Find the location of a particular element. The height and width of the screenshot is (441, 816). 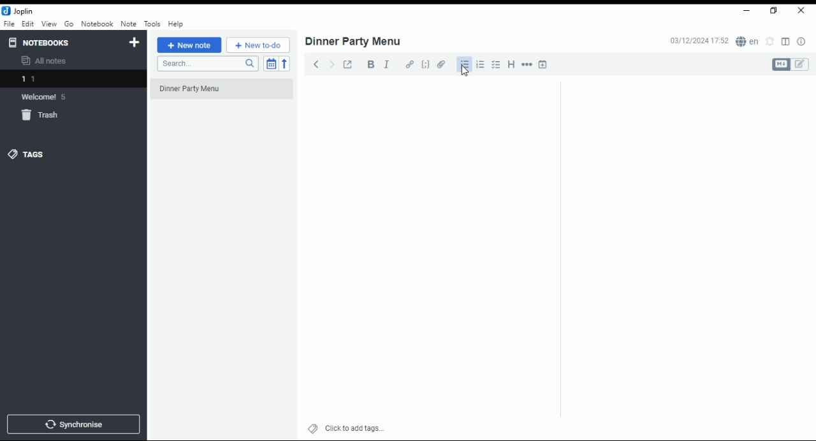

chekbox list is located at coordinates (497, 64).